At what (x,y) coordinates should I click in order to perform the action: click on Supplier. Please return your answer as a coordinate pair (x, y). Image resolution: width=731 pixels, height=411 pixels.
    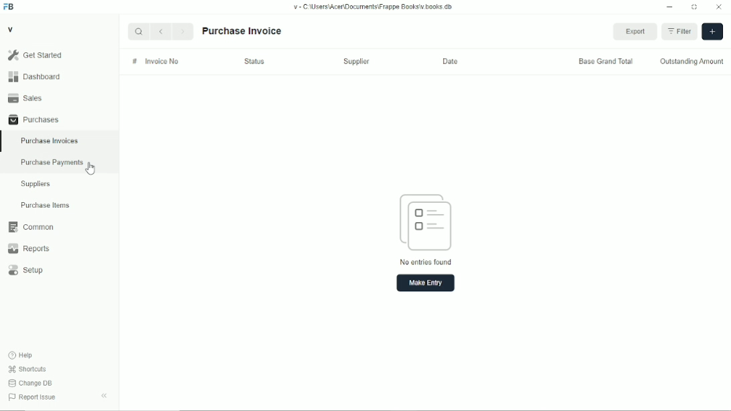
    Looking at the image, I should click on (357, 62).